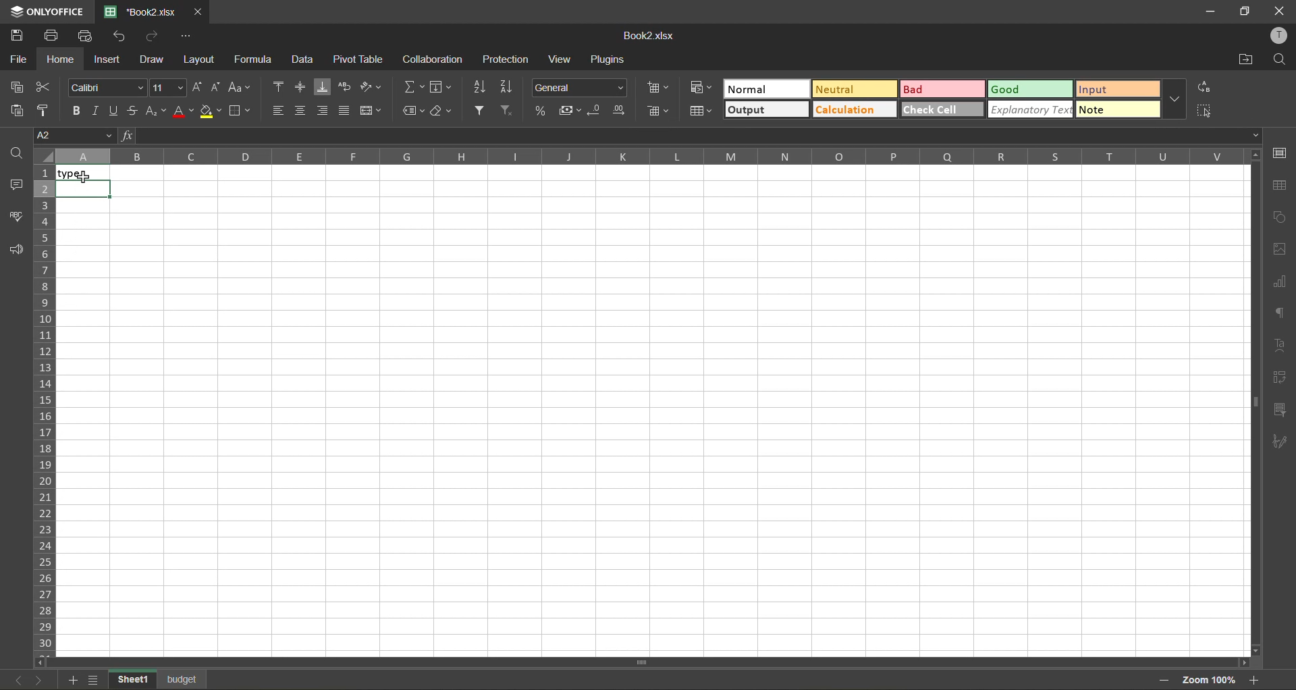 The width and height of the screenshot is (1296, 690). I want to click on decrease decimal, so click(599, 111).